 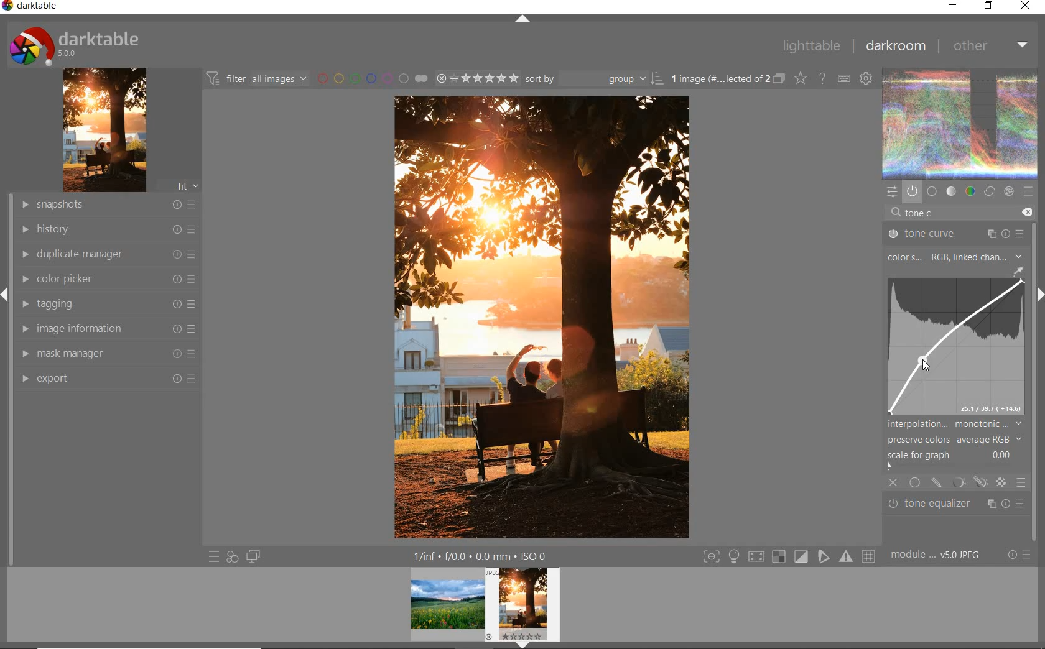 What do you see at coordinates (545, 319) in the screenshot?
I see `punch added to flat image` at bounding box center [545, 319].